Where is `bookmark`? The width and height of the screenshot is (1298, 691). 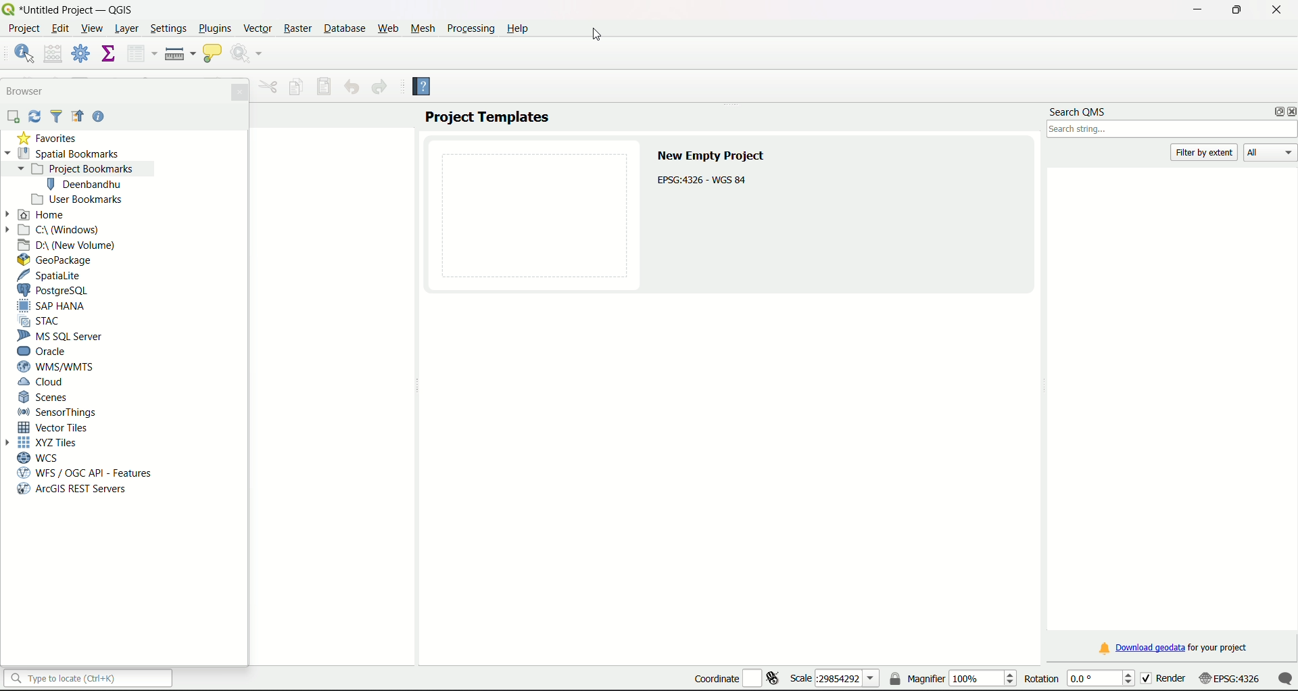
bookmark is located at coordinates (93, 184).